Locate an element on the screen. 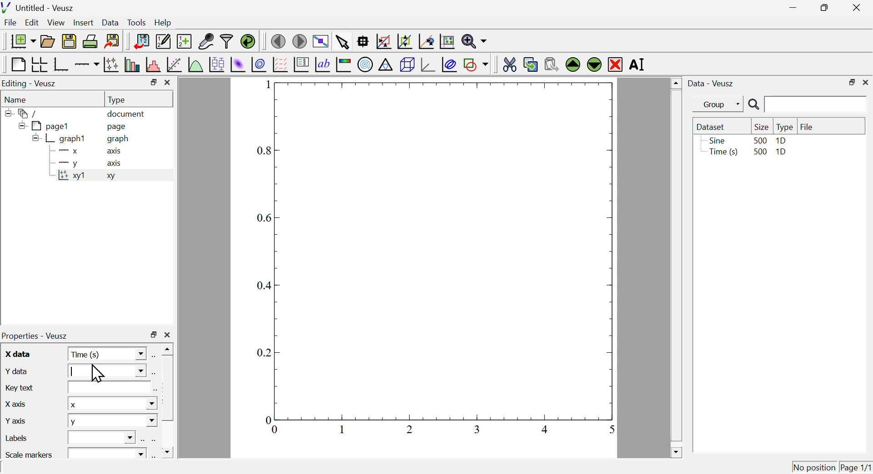 This screenshot has width=873, height=474. y axis is located at coordinates (18, 420).